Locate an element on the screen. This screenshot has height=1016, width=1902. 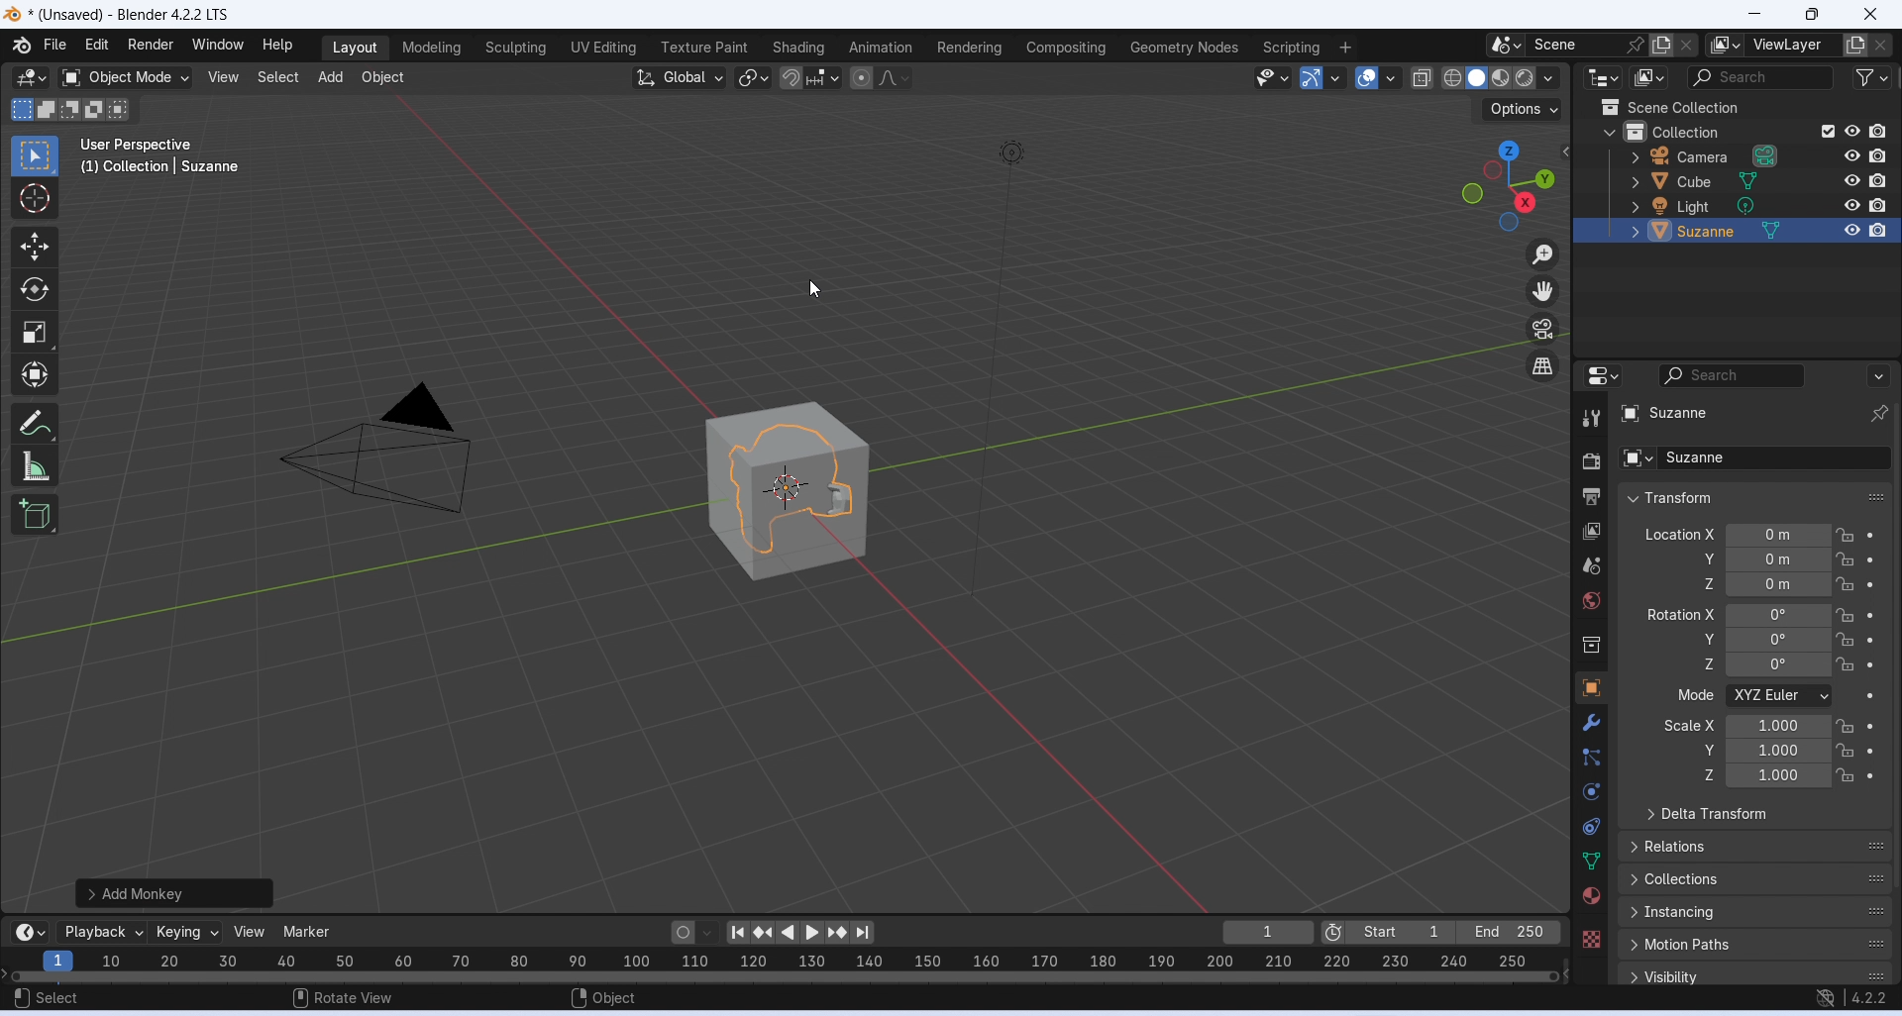
use left click to "select" is located at coordinates (46, 998).